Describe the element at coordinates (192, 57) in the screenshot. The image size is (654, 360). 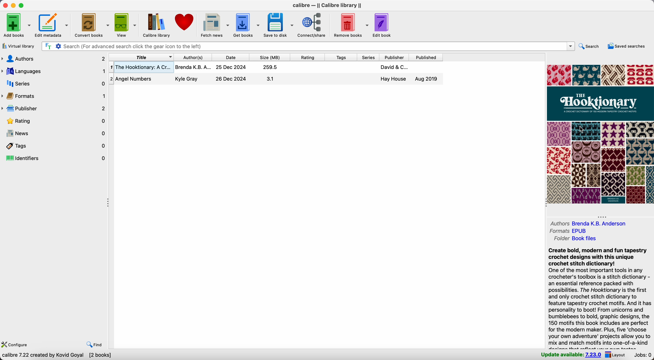
I see `author(s)` at that location.